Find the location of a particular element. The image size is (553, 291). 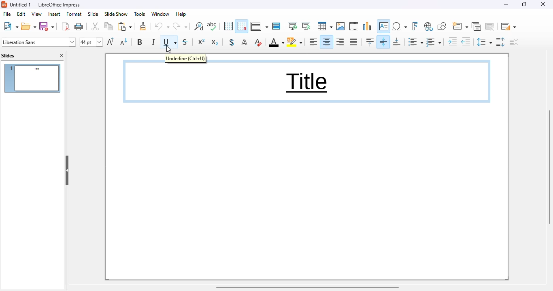

insert is located at coordinates (54, 14).